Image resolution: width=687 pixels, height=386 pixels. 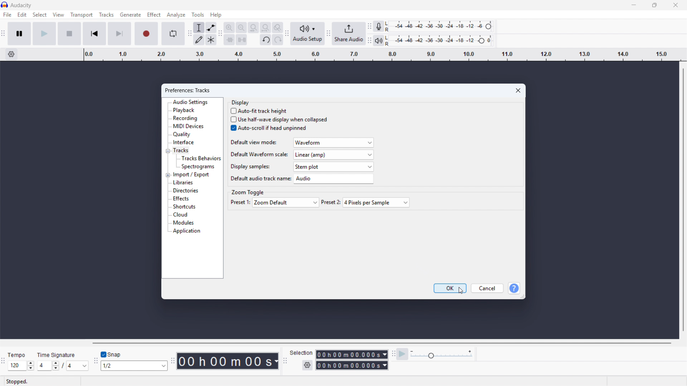 I want to click on expand, so click(x=168, y=175).